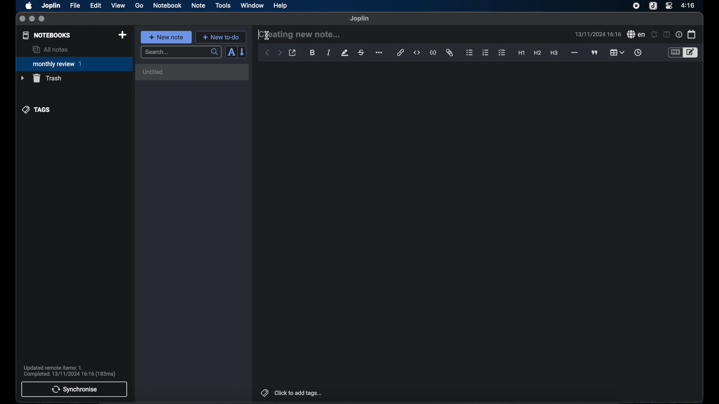  I want to click on maximize, so click(42, 19).